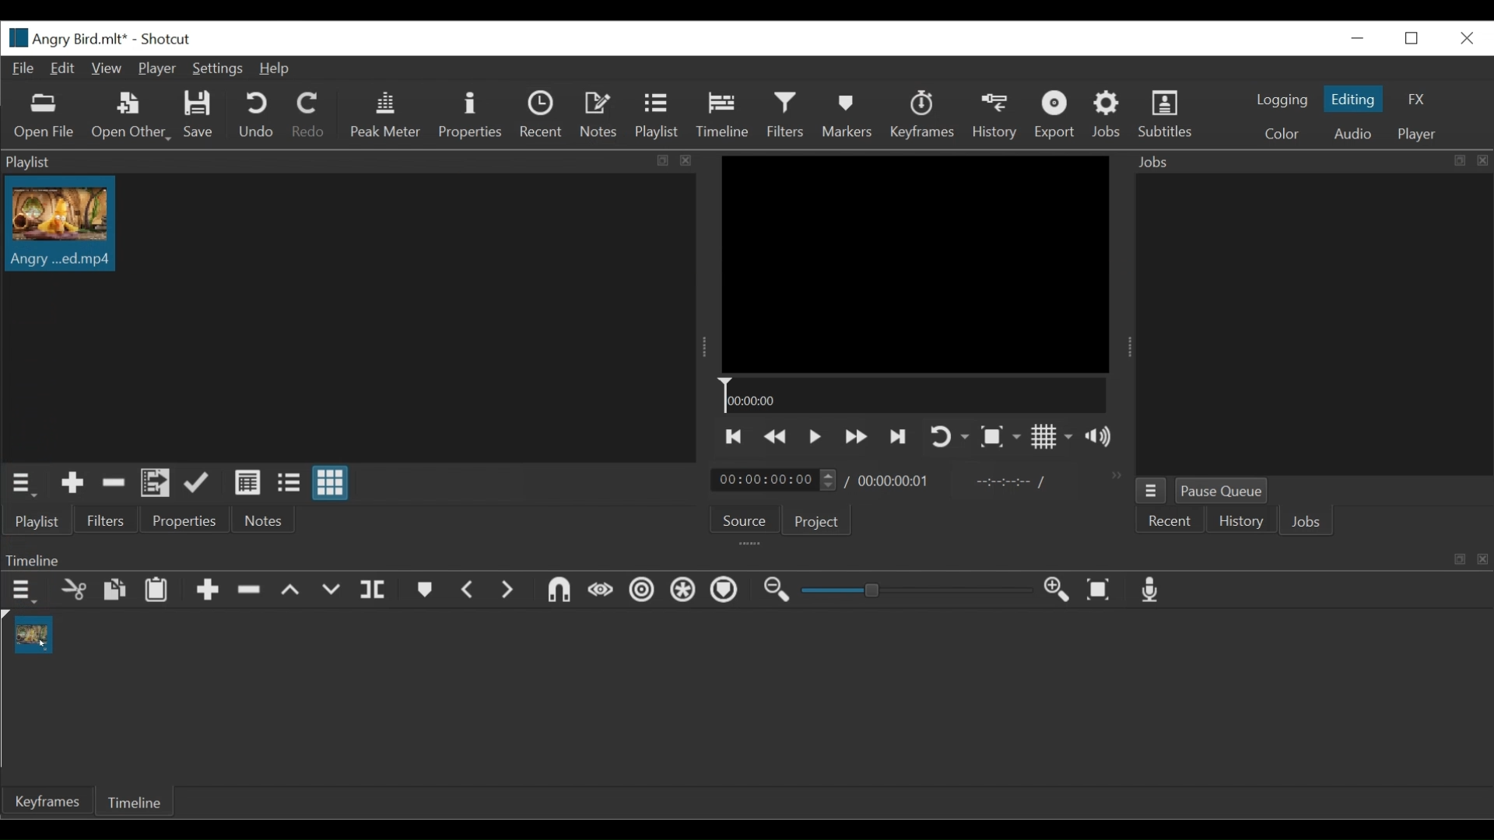 This screenshot has height=840, width=1494. Describe the element at coordinates (656, 114) in the screenshot. I see `Playlist` at that location.